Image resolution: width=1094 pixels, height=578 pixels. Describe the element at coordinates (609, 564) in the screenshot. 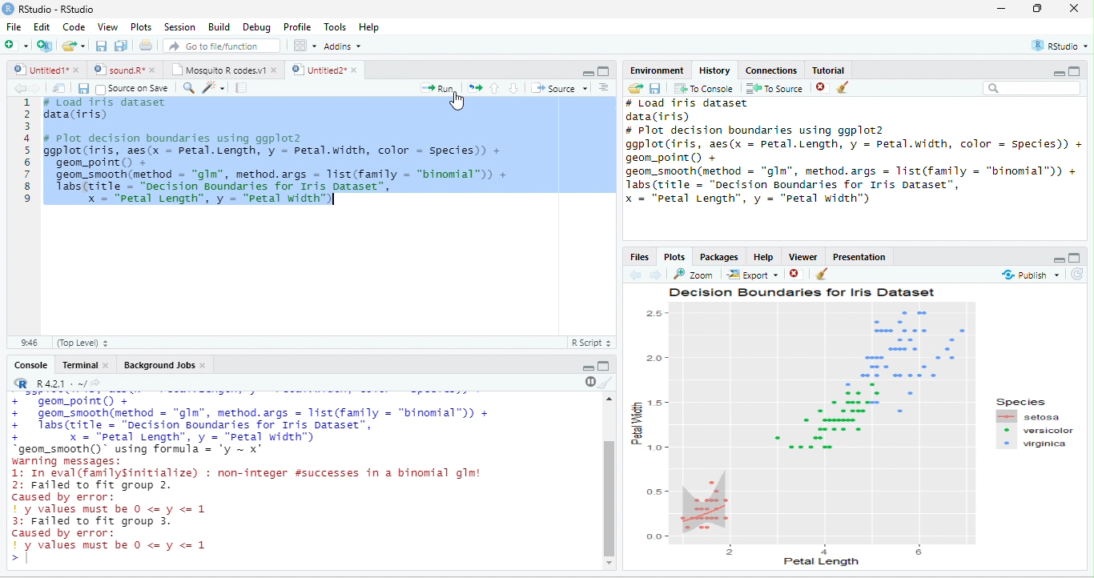

I see `scroll down` at that location.